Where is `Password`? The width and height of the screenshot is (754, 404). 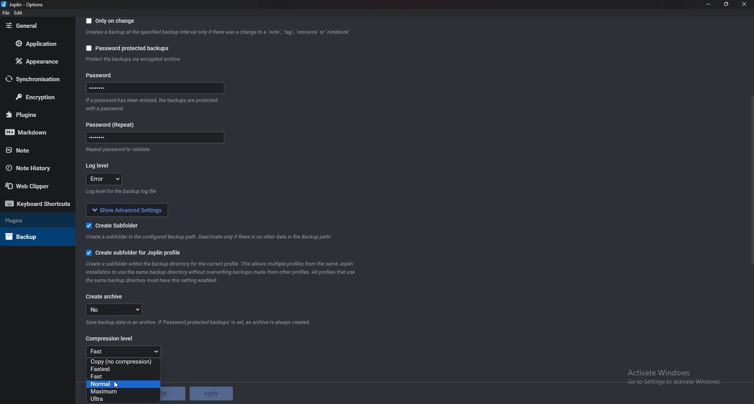
Password is located at coordinates (111, 75).